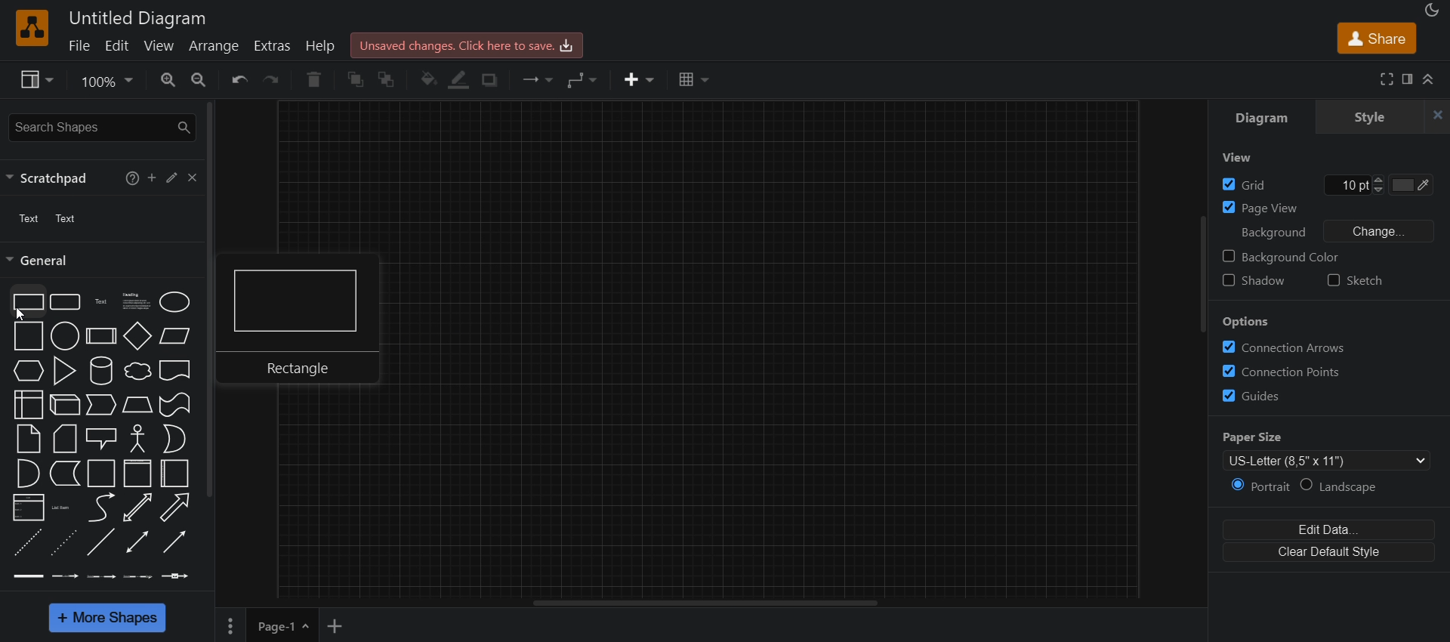 The width and height of the screenshot is (1450, 642). What do you see at coordinates (28, 406) in the screenshot?
I see `internal storage` at bounding box center [28, 406].